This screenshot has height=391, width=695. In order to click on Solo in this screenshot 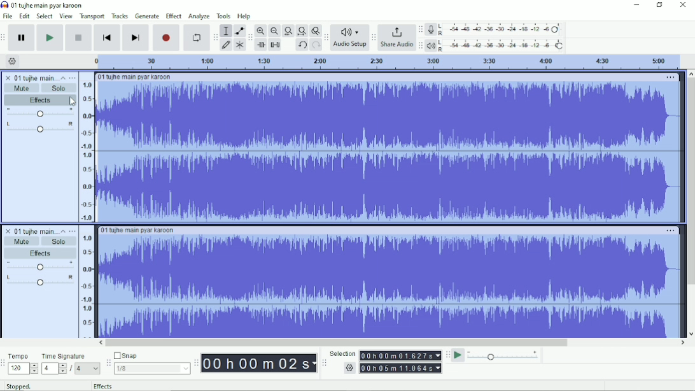, I will do `click(55, 242)`.